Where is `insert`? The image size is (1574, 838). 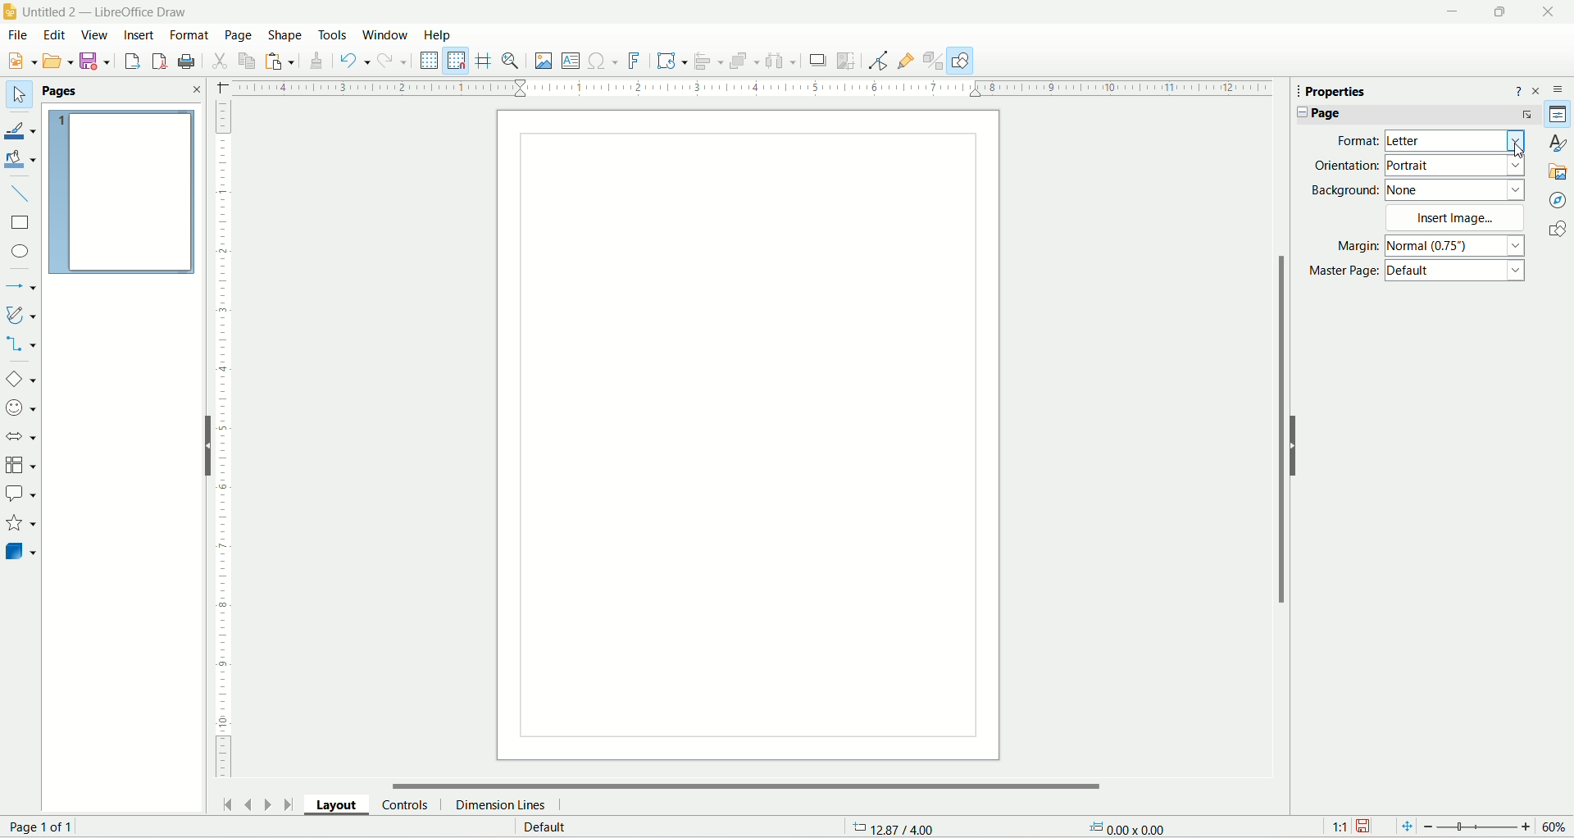 insert is located at coordinates (141, 34).